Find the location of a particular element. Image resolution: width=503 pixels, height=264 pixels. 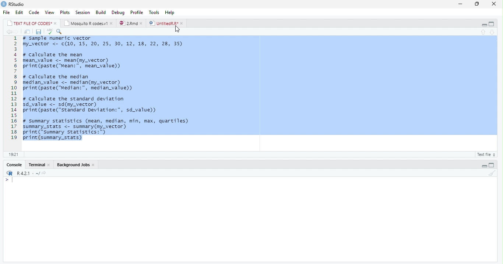

# Sample numeric vector

my_vector <- c(10, 15, 20, 25, 30, 12, 18, 22, 28, 35)
# calculate the mean

nean_value <- mean(my_vector)

print (paste("Mean:", mean_value))

# Calculate the median

nedian_value <- median(ny_vector)

print (paste("Median:”, median_value)

# Calculate the standard deviation

sd_value <- sd(my_vector)

print (paste("standard peviation:", sd_value)

4 summary statistics (mean, median, min, max, quartiles)
summary_stats <- summary(my_vector)

print ("Summary statistics:")

print (summary_stats) is located at coordinates (108, 89).